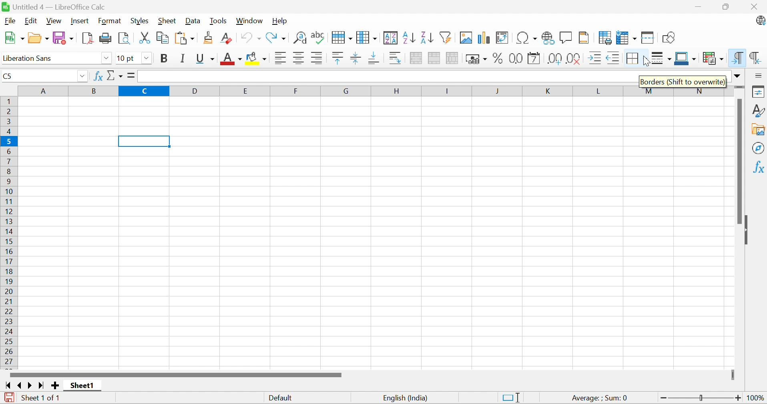 This screenshot has width=767, height=404. What do you see at coordinates (40, 386) in the screenshot?
I see `Scroll to last sheet` at bounding box center [40, 386].